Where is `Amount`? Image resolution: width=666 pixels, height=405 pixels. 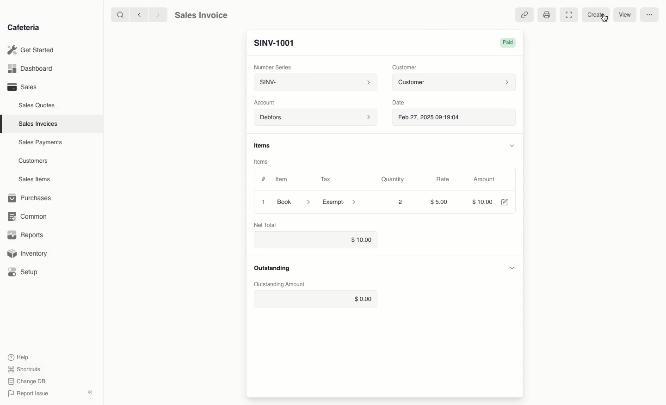
Amount is located at coordinates (485, 179).